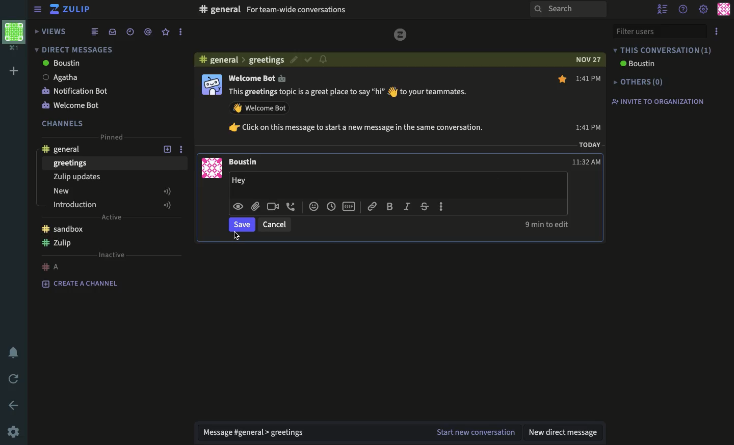 The width and height of the screenshot is (734, 445). I want to click on combined feed, so click(95, 32).